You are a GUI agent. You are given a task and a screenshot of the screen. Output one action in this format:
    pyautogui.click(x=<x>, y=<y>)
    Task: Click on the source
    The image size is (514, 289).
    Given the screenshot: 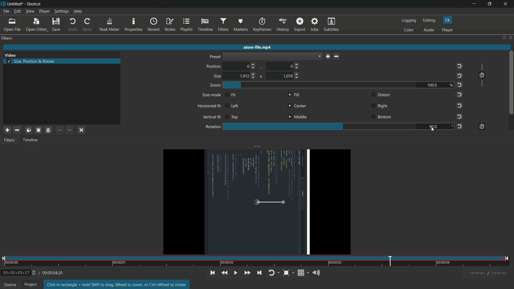 What is the action you would take?
    pyautogui.click(x=10, y=285)
    